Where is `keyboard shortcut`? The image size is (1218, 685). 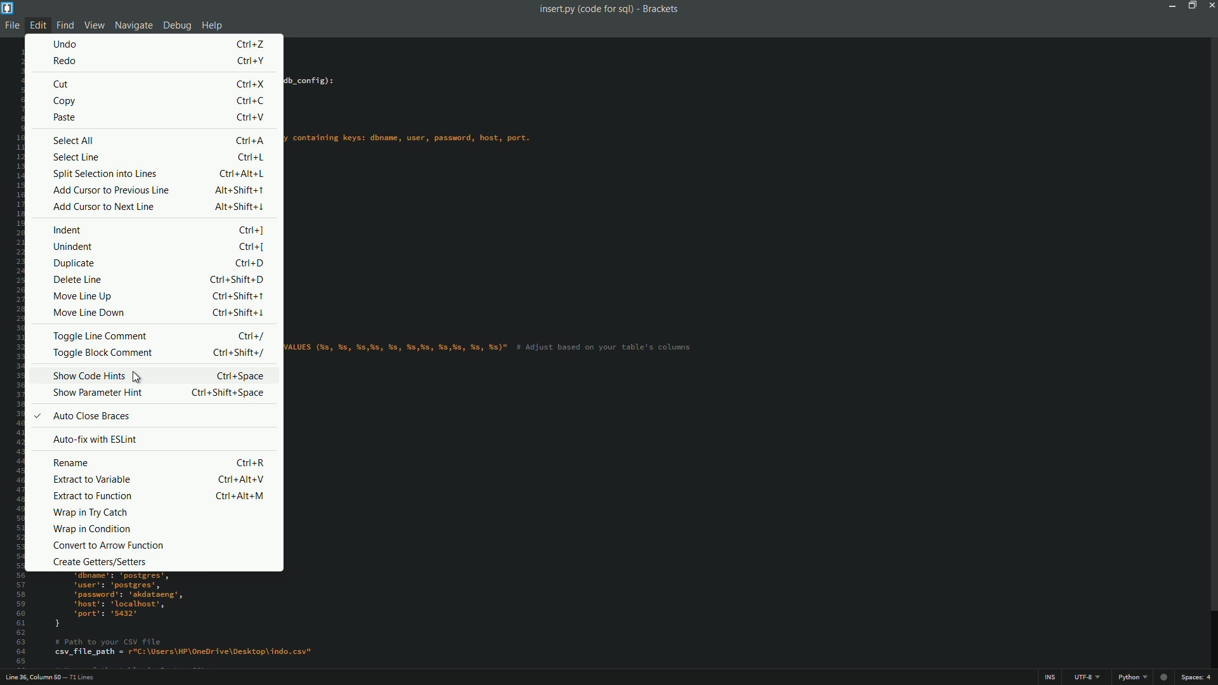 keyboard shortcut is located at coordinates (237, 280).